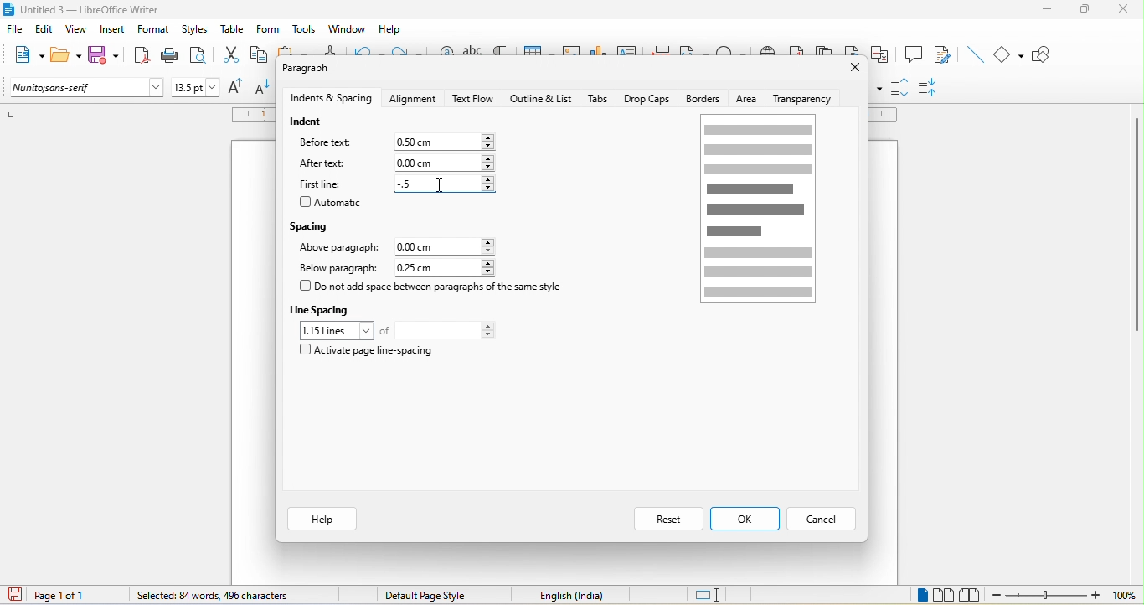 Image resolution: width=1144 pixels, height=605 pixels. Describe the element at coordinates (487, 267) in the screenshot. I see `increase or decrease` at that location.